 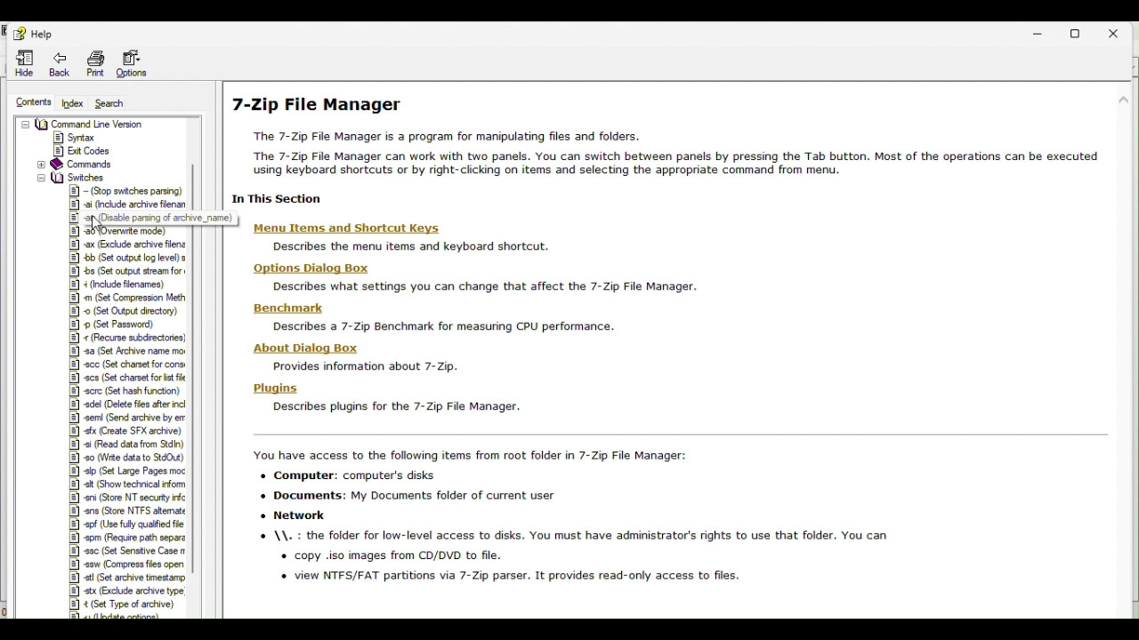 What do you see at coordinates (137, 64) in the screenshot?
I see `Options` at bounding box center [137, 64].